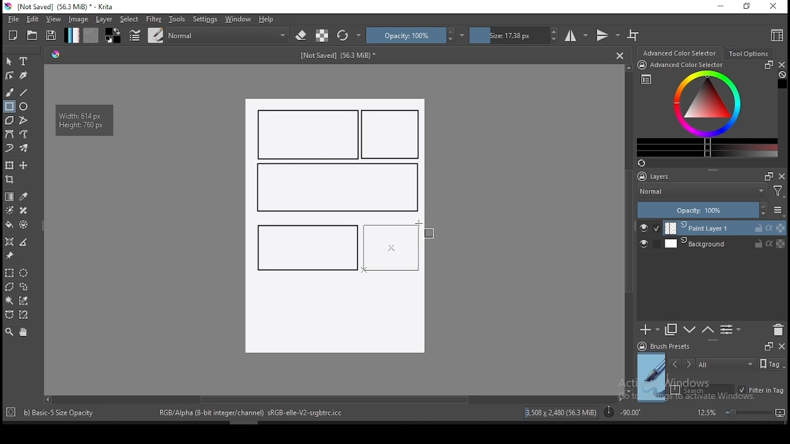 This screenshot has width=790, height=444. I want to click on new, so click(13, 35).